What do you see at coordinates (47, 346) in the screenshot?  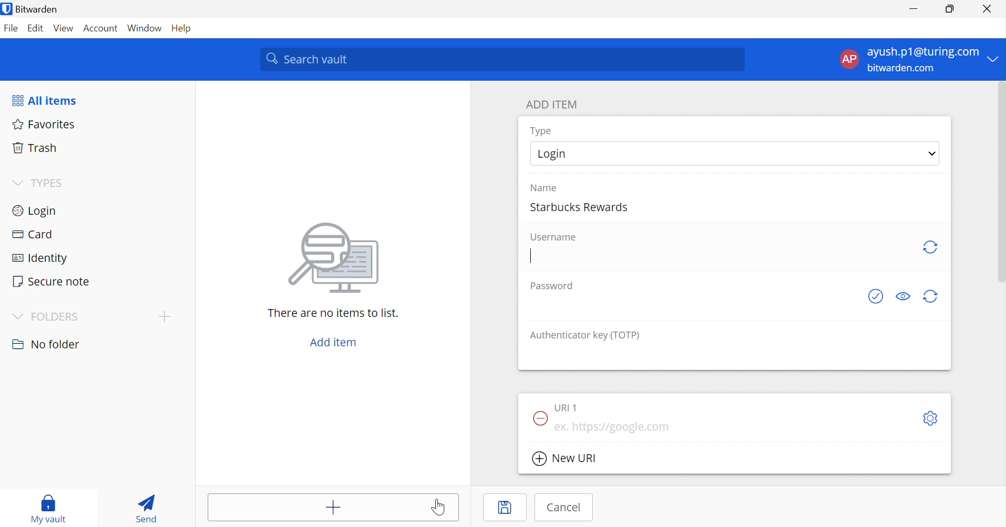 I see `No folder` at bounding box center [47, 346].